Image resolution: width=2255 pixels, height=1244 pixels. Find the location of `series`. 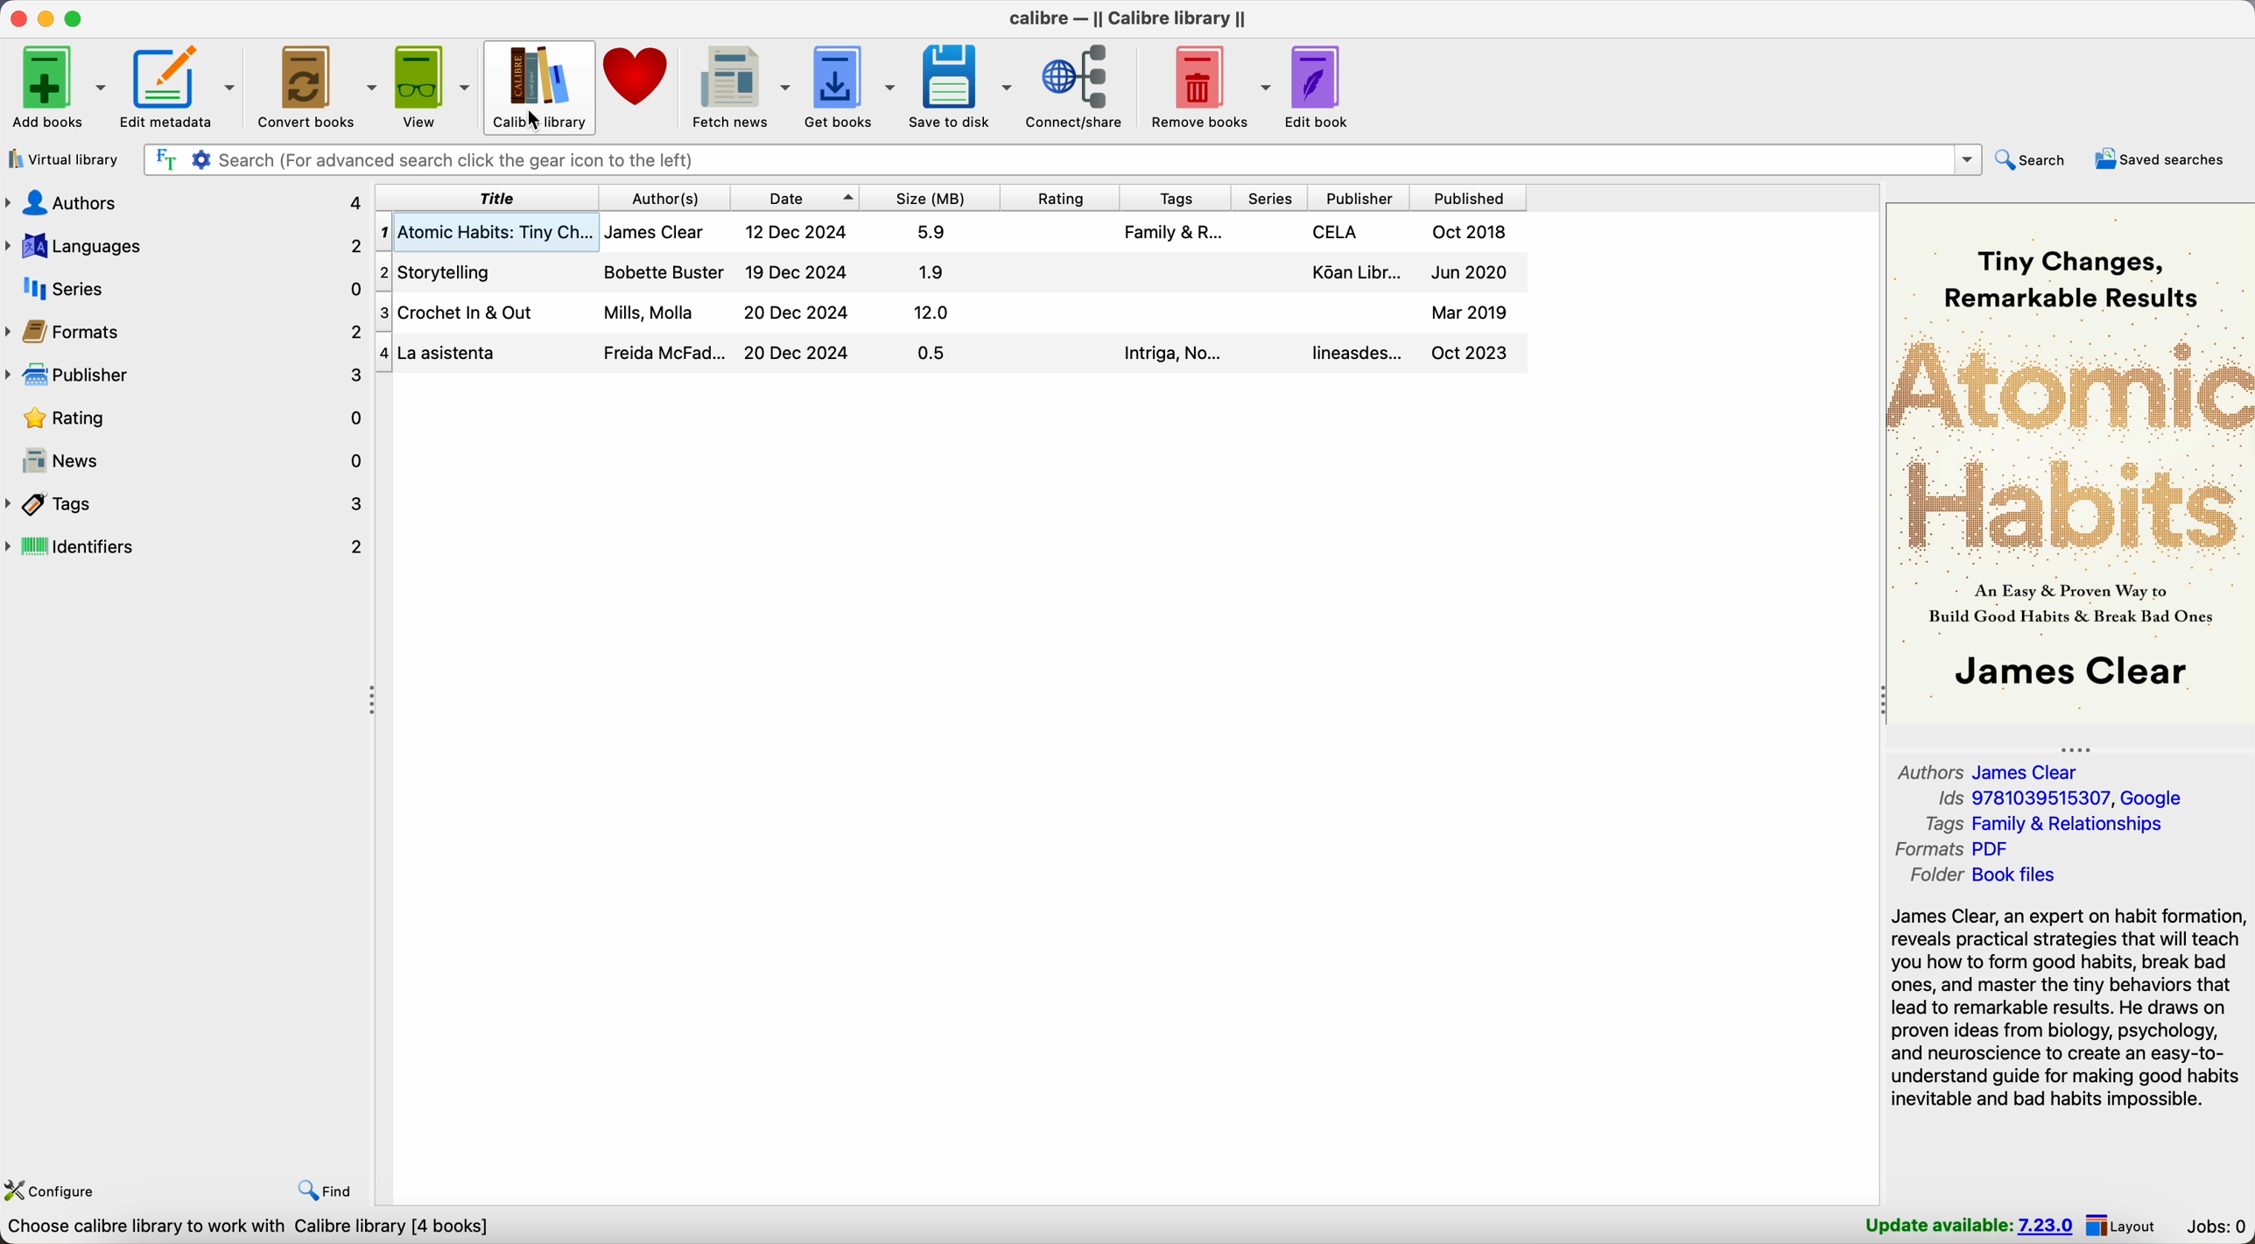

series is located at coordinates (1269, 199).